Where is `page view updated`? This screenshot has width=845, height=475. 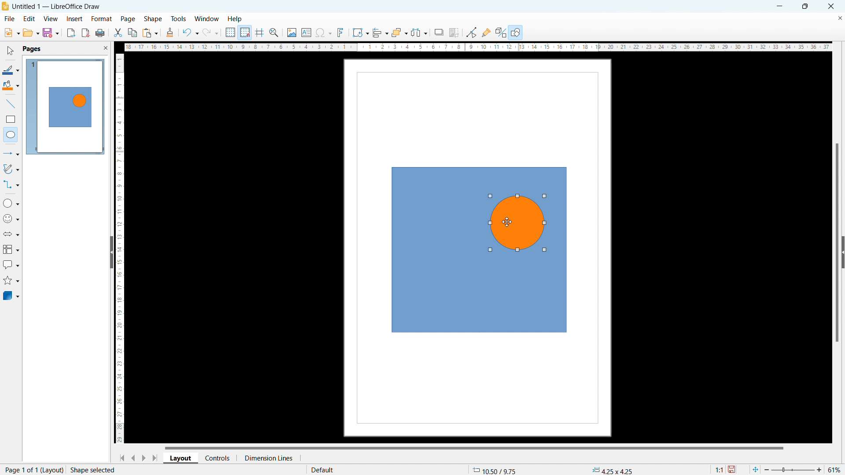 page view updated is located at coordinates (65, 107).